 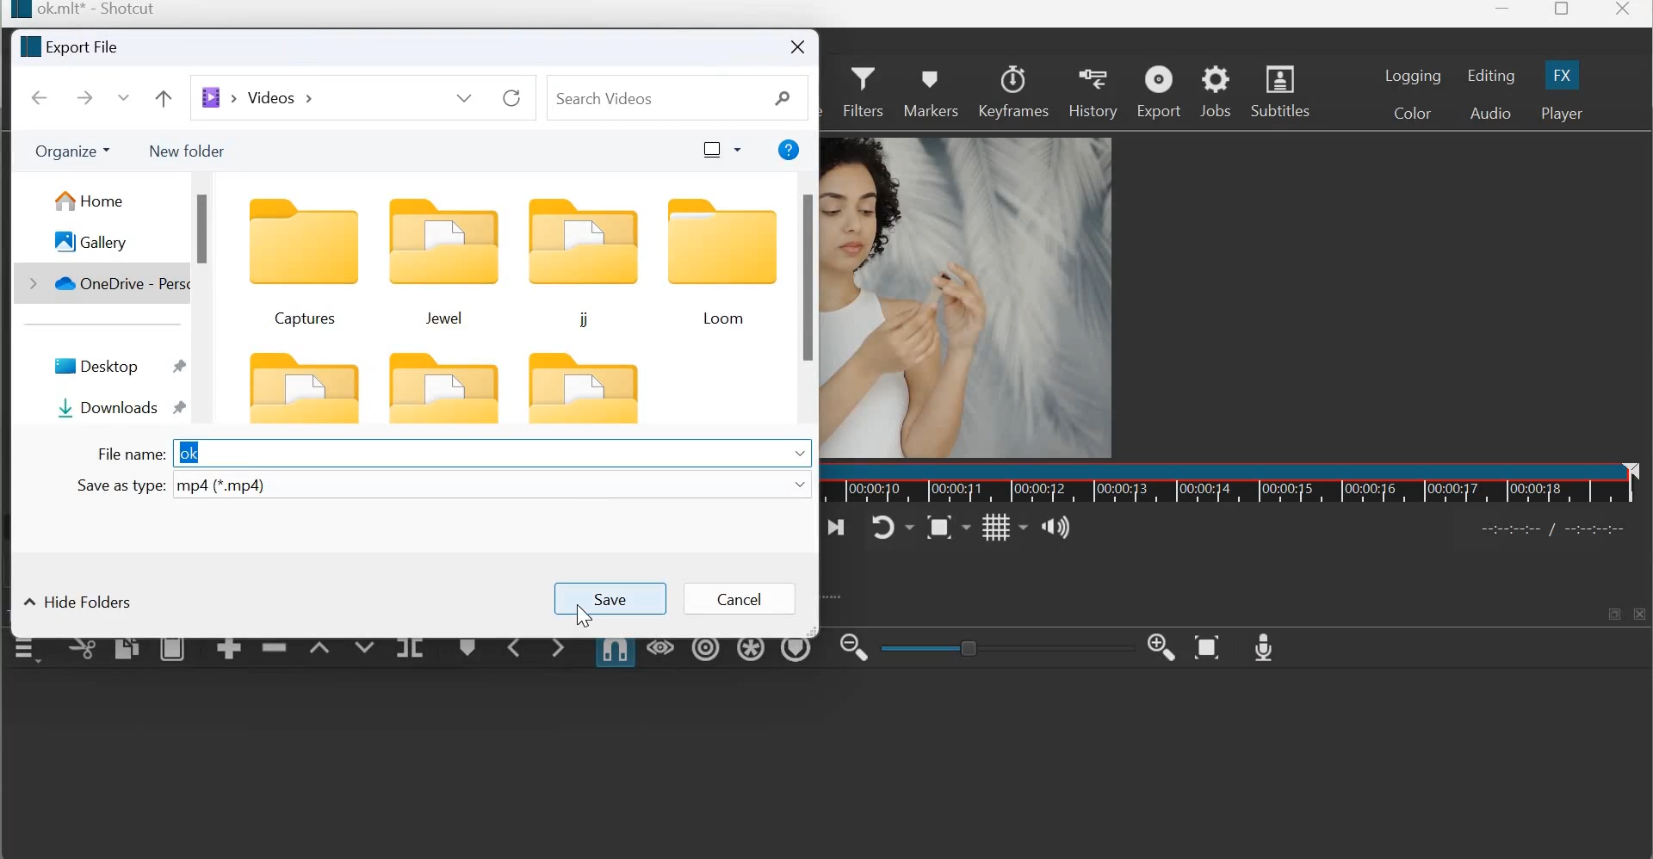 What do you see at coordinates (1561, 114) in the screenshot?
I see `Player` at bounding box center [1561, 114].